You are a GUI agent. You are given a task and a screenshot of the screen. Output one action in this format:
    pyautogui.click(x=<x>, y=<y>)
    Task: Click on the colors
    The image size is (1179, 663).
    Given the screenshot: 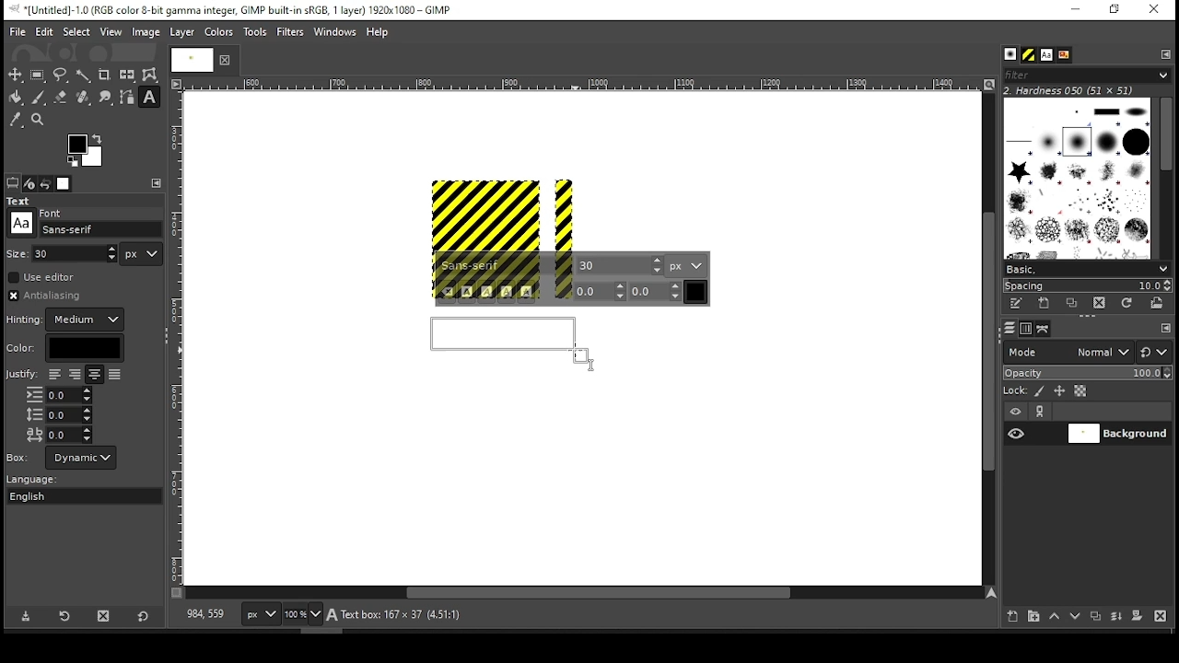 What is the action you would take?
    pyautogui.click(x=86, y=150)
    